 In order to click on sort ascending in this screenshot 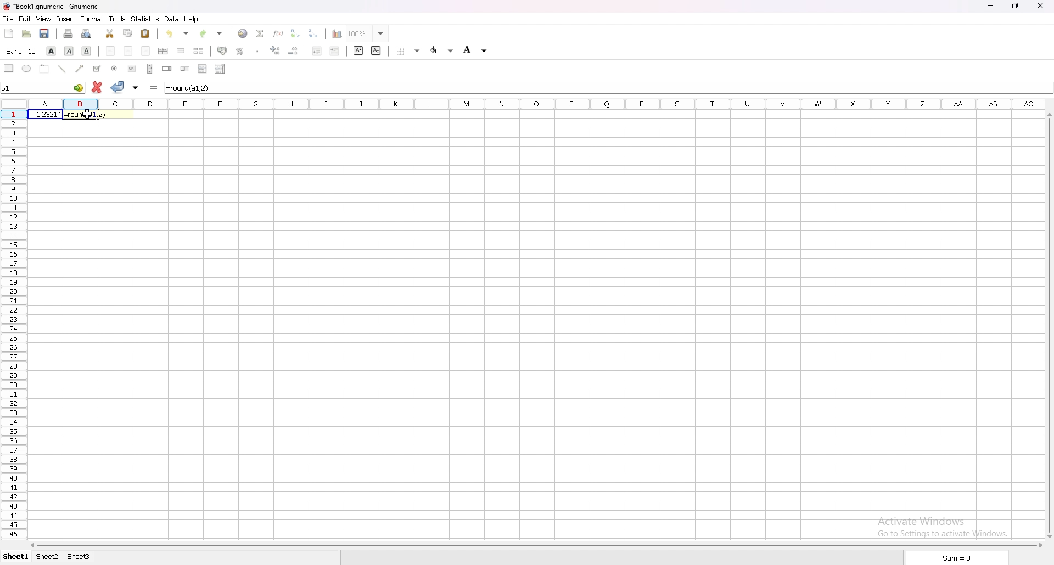, I will do `click(296, 33)`.